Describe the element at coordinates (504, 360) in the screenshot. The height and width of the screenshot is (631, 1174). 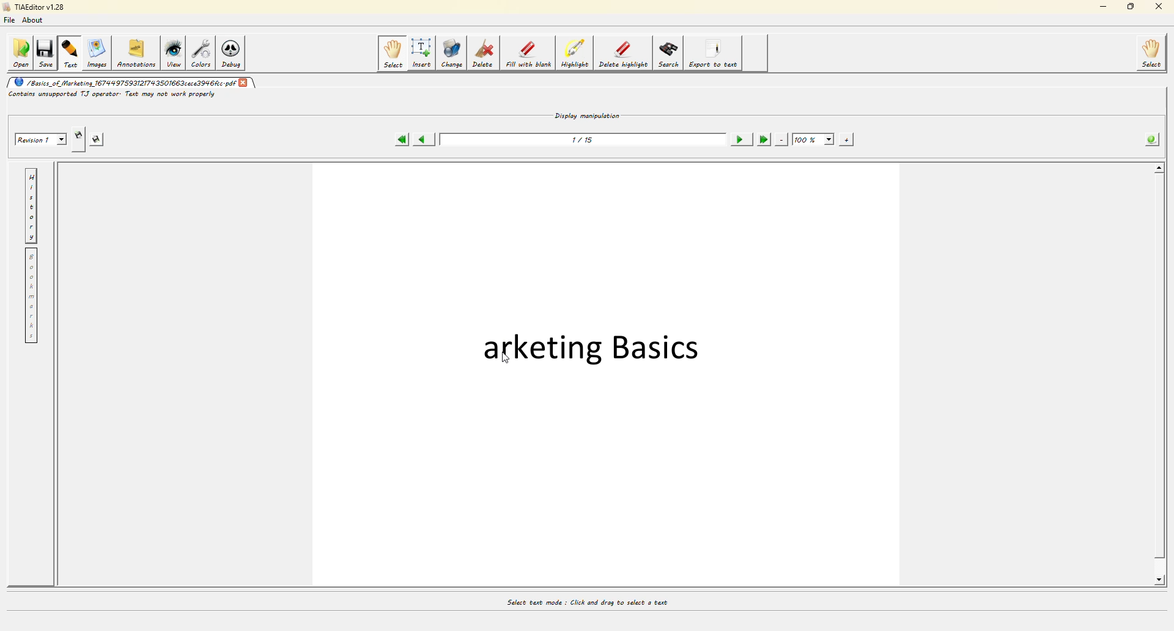
I see `cursor` at that location.